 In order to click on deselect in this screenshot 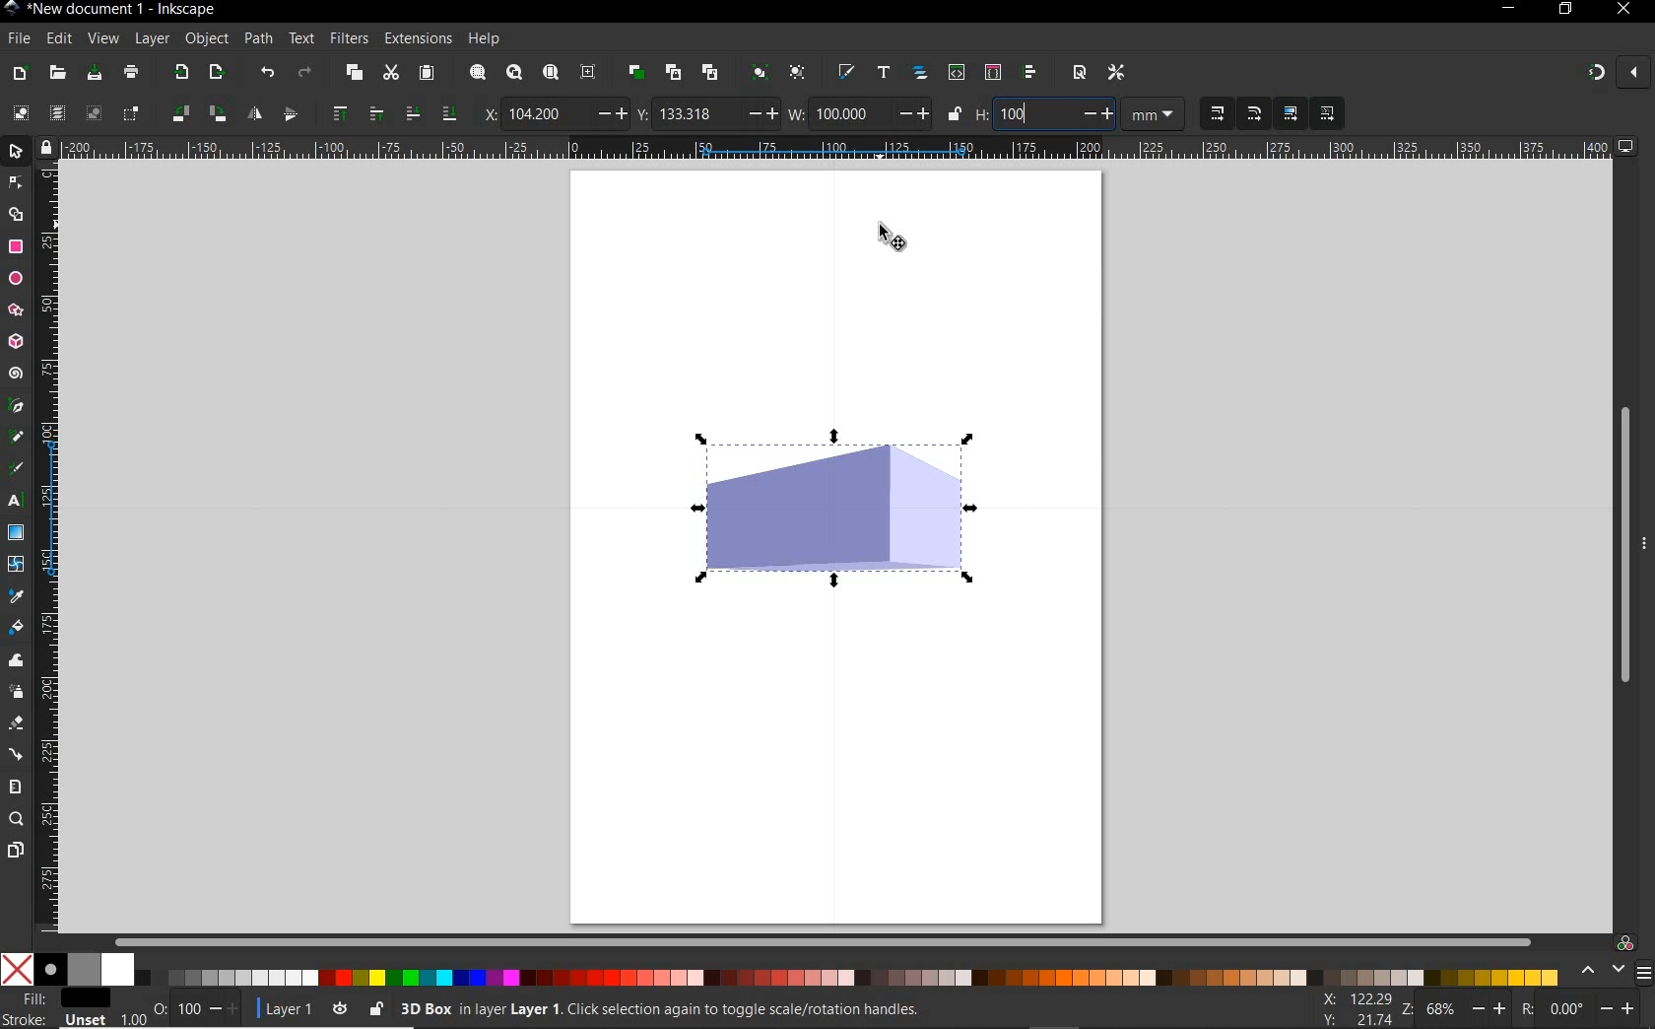, I will do `click(93, 114)`.